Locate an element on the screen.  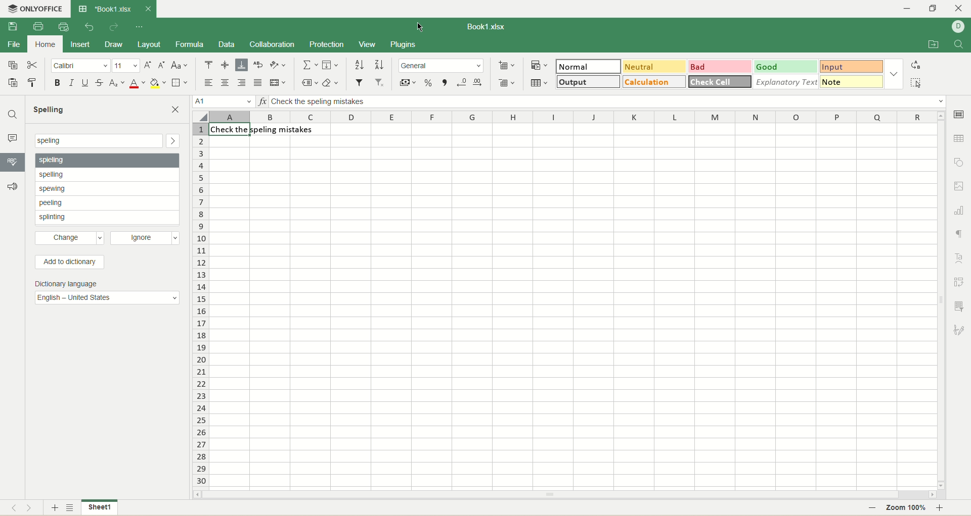
border is located at coordinates (179, 84).